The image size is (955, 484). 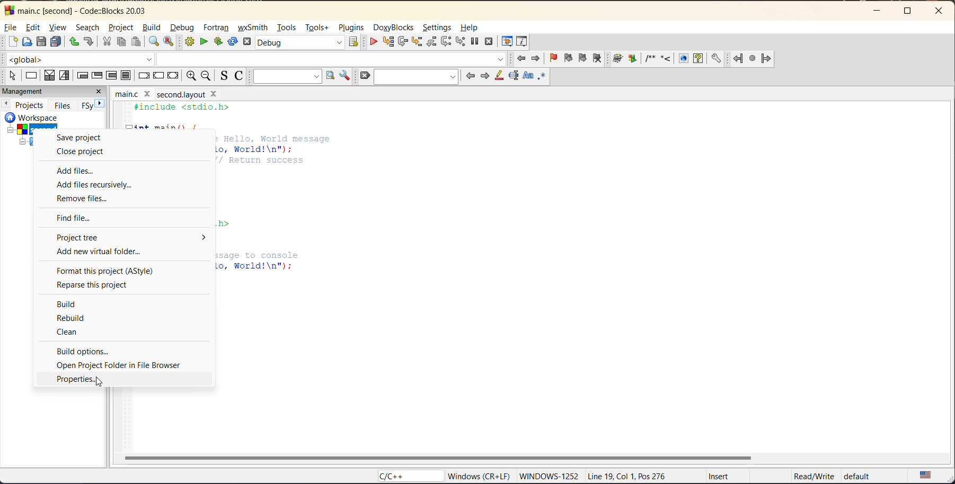 What do you see at coordinates (107, 42) in the screenshot?
I see `cut` at bounding box center [107, 42].